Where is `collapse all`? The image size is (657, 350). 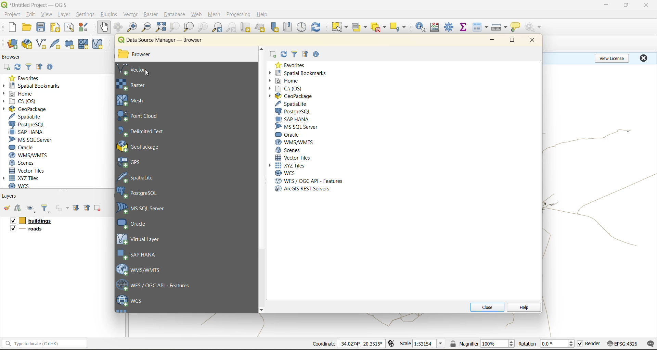
collapse all is located at coordinates (39, 68).